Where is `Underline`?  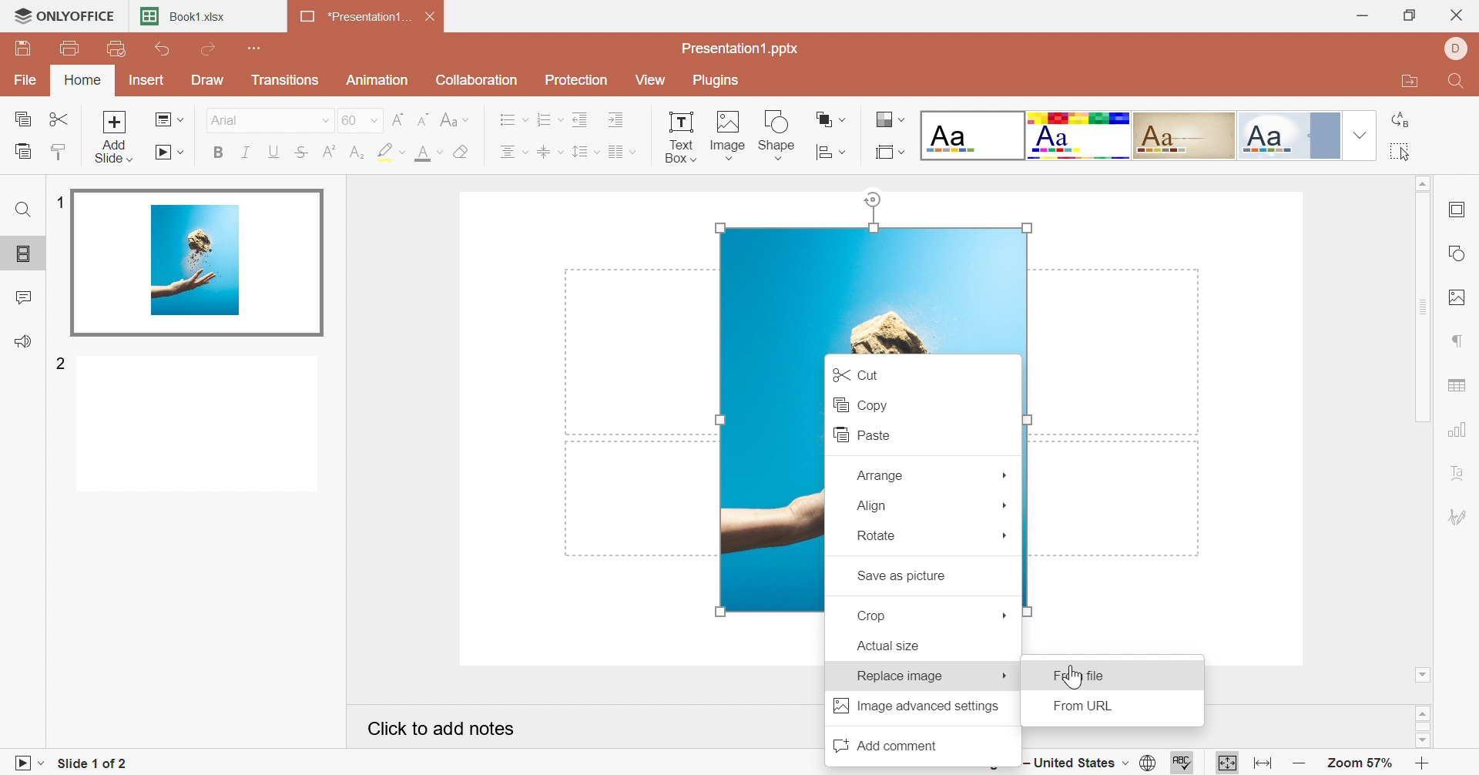
Underline is located at coordinates (273, 151).